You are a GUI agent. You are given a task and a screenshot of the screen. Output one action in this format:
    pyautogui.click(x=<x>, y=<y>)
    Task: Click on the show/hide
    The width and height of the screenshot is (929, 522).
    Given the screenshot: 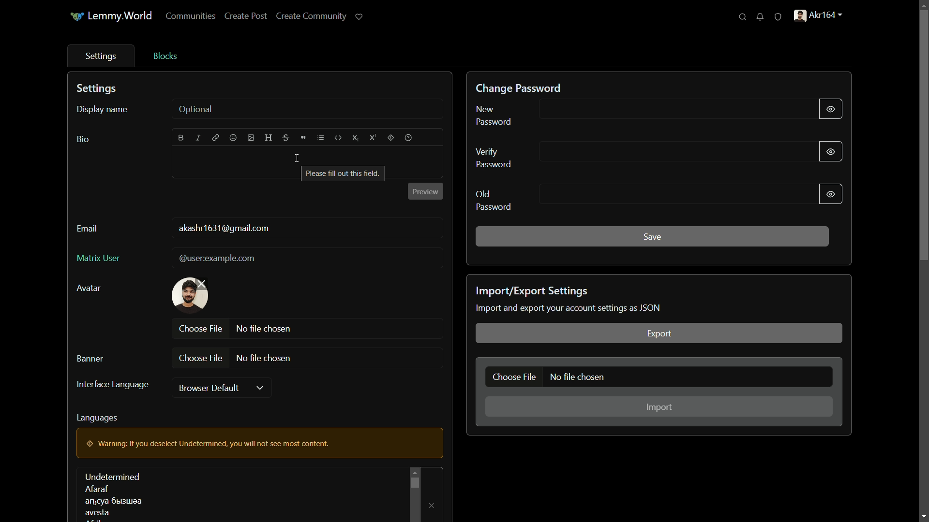 What is the action you would take?
    pyautogui.click(x=830, y=152)
    